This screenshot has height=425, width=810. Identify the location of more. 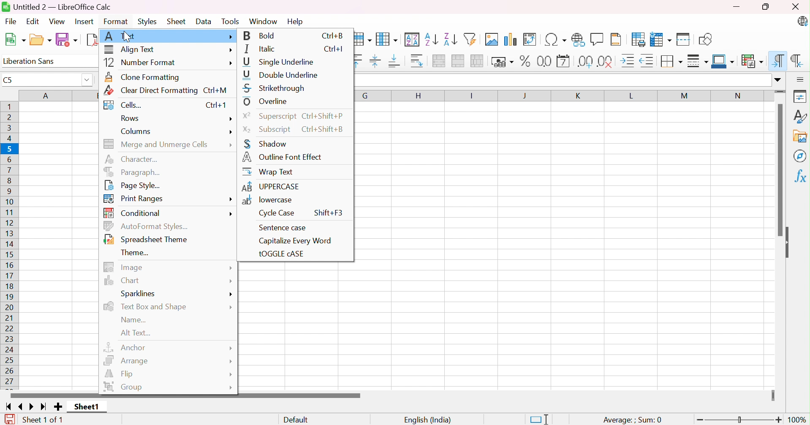
(230, 200).